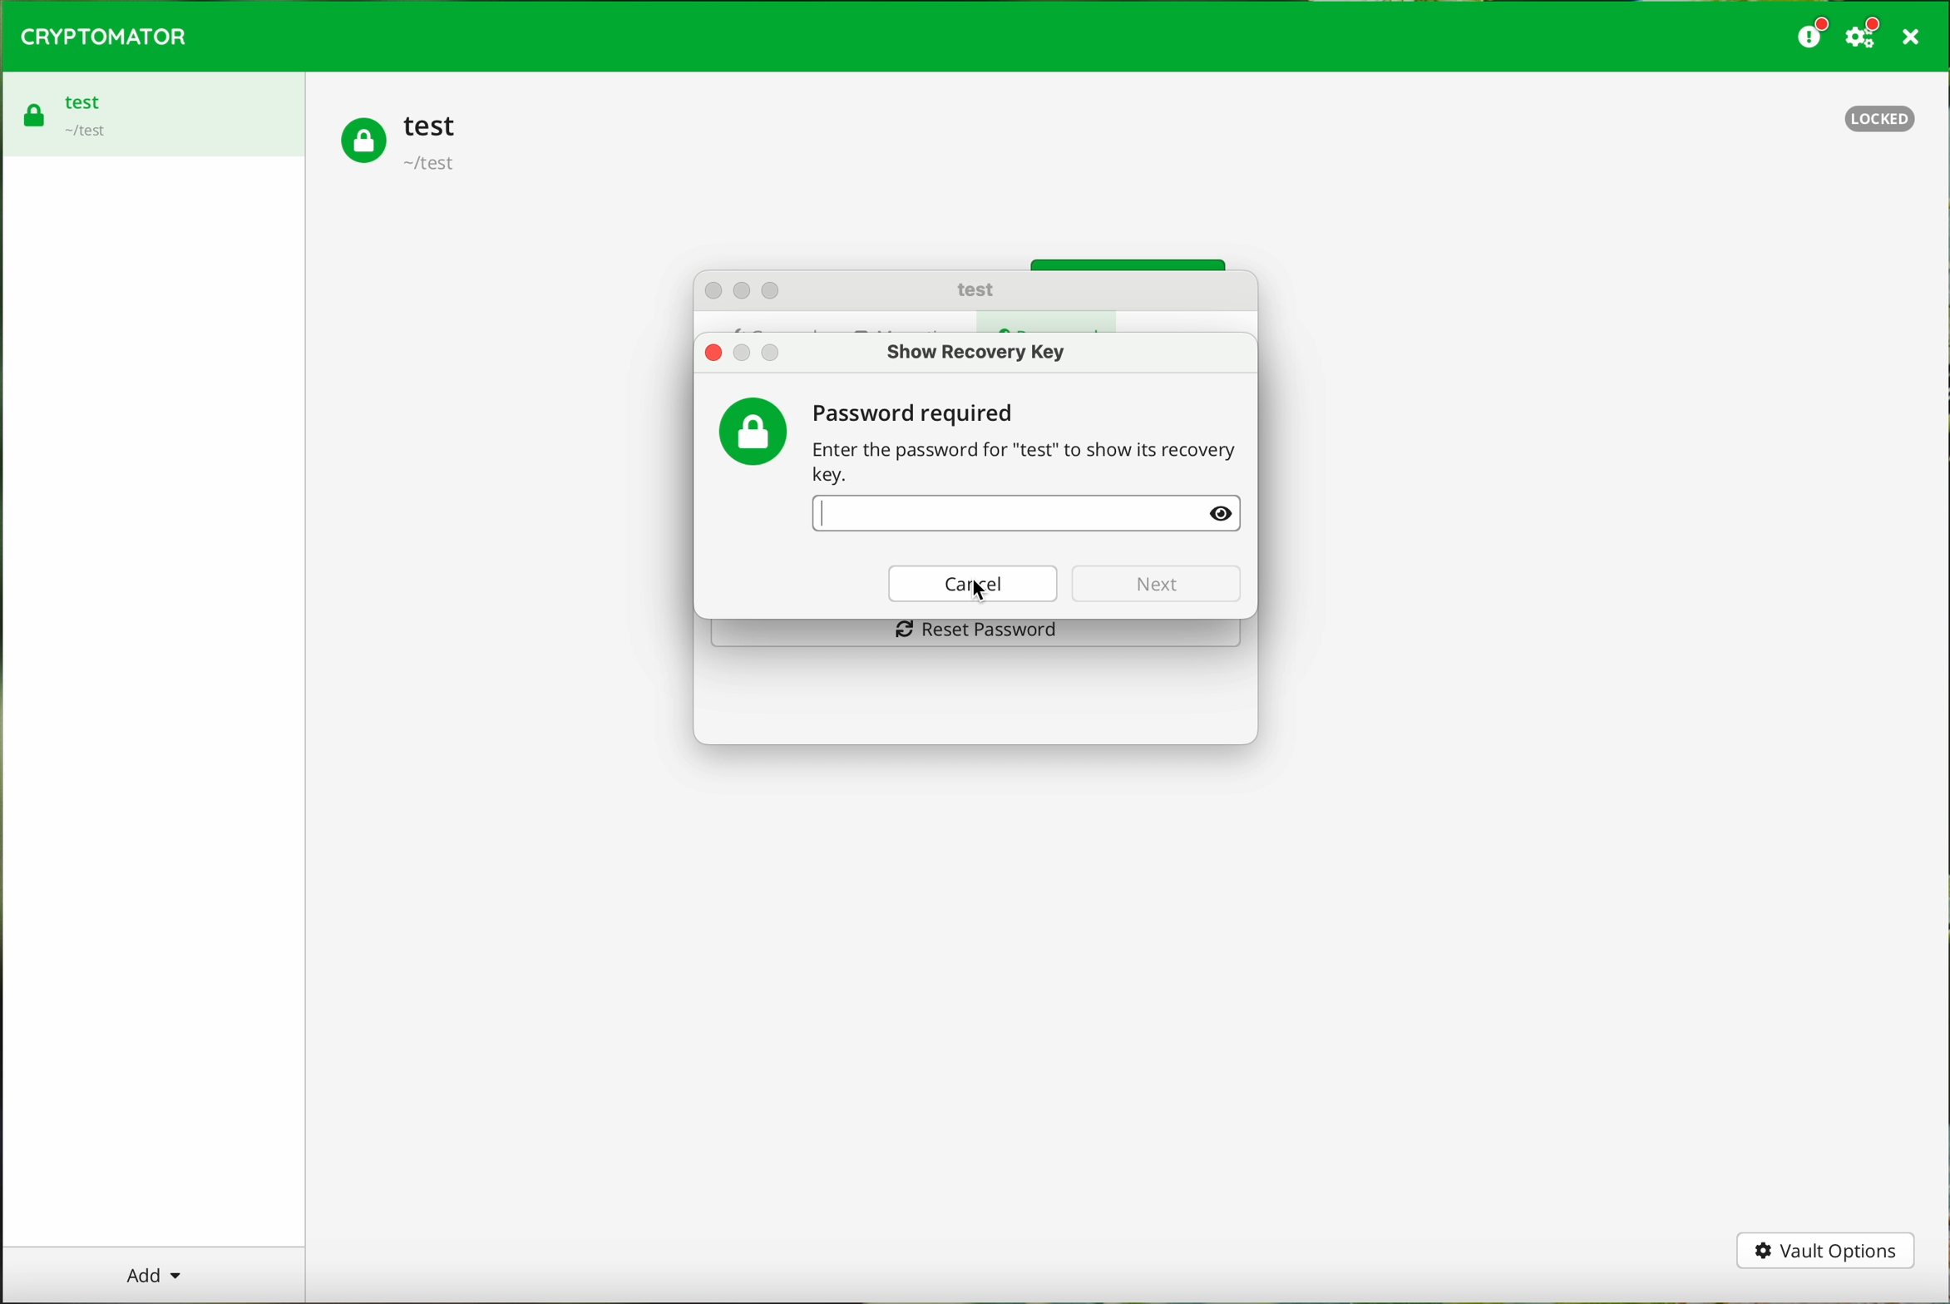  I want to click on action buttons, so click(746, 289).